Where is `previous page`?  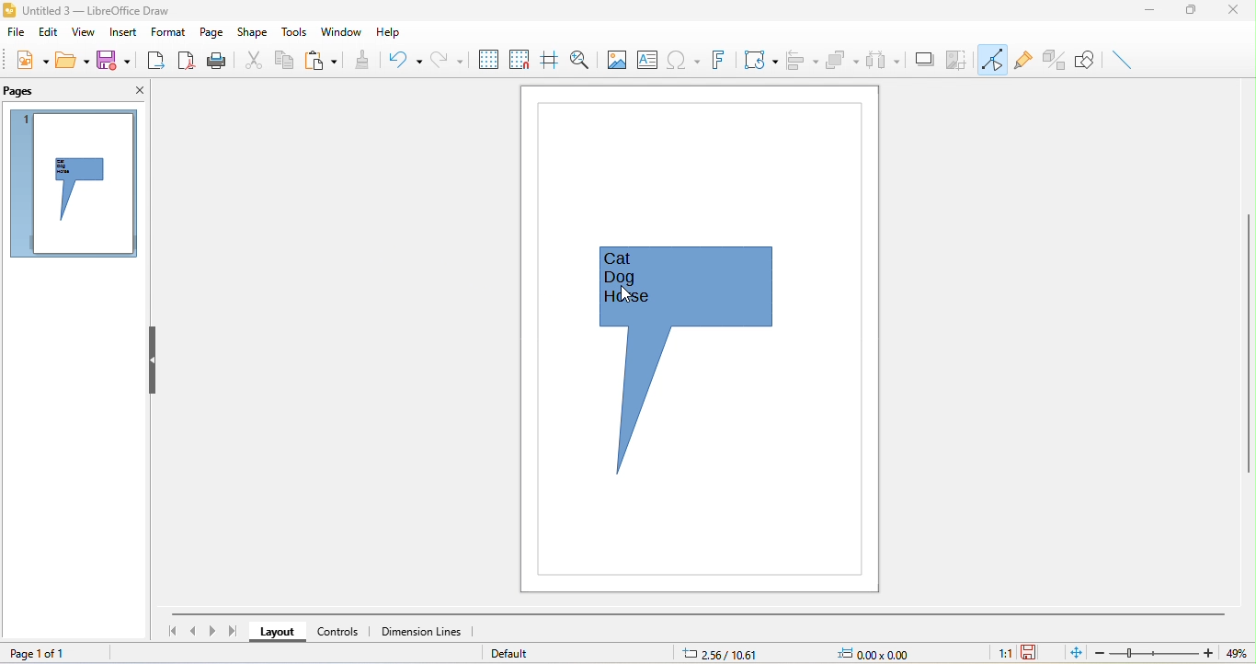 previous page is located at coordinates (197, 632).